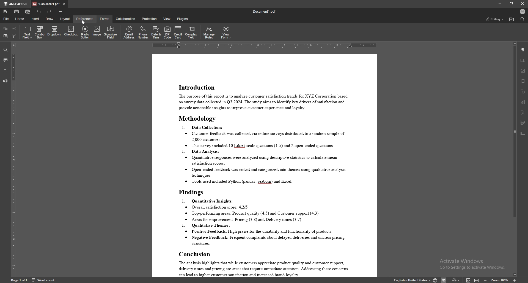 This screenshot has width=528, height=283. I want to click on undo, so click(39, 12).